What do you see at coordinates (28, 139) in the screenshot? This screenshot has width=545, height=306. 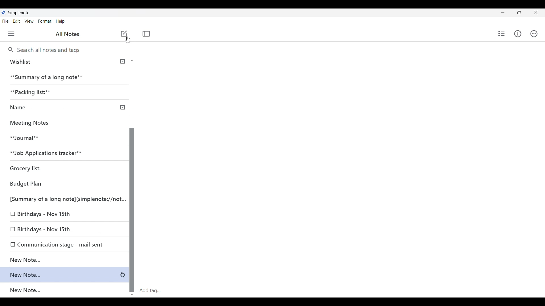 I see `**Journal**` at bounding box center [28, 139].